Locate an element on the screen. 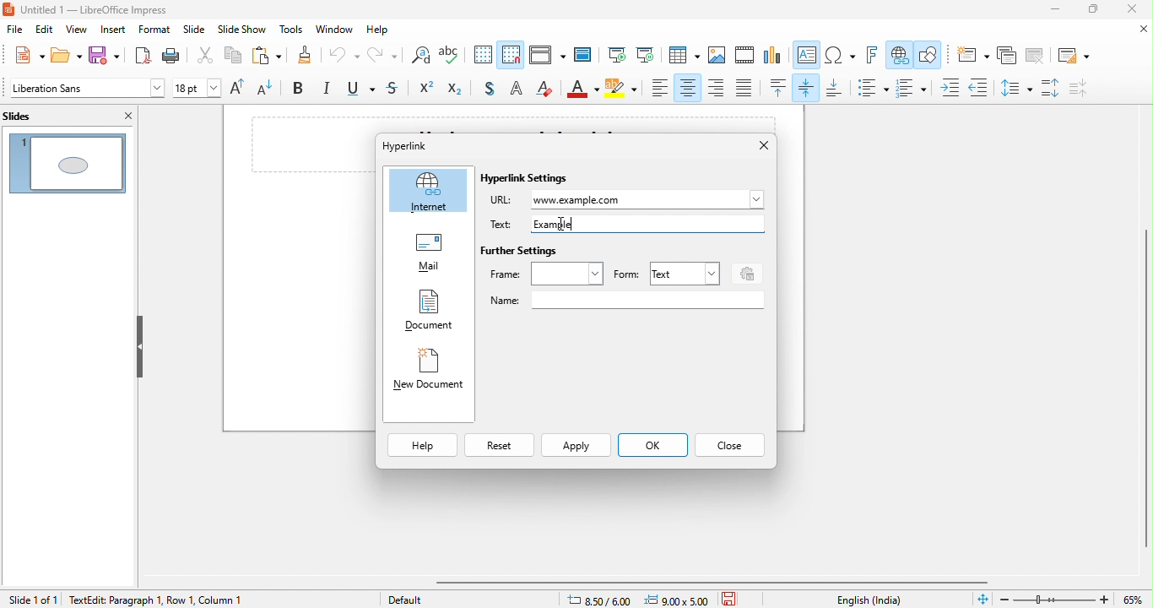 The height and width of the screenshot is (608, 1153). slide layout is located at coordinates (1071, 54).